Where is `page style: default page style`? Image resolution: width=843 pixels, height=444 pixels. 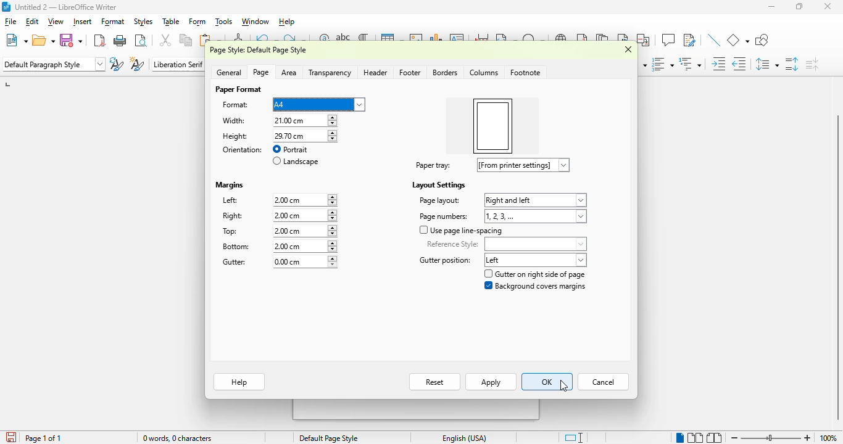
page style: default page style is located at coordinates (258, 50).